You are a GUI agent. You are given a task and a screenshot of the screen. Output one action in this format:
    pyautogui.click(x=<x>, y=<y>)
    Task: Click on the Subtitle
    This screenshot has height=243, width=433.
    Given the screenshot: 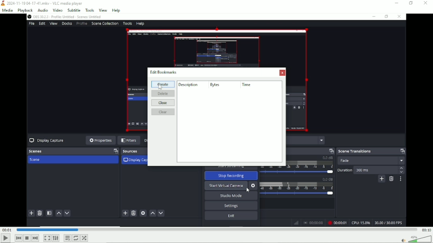 What is the action you would take?
    pyautogui.click(x=74, y=10)
    